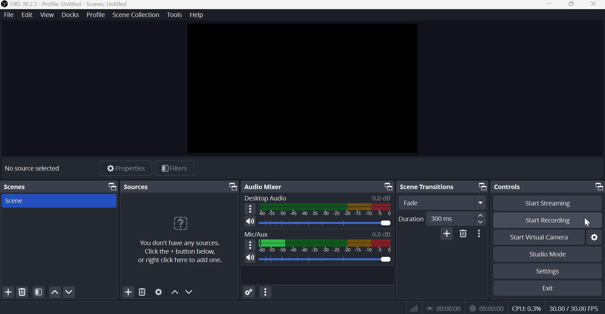 This screenshot has height=314, width=605. What do you see at coordinates (385, 223) in the screenshot?
I see `Audio Slider` at bounding box center [385, 223].